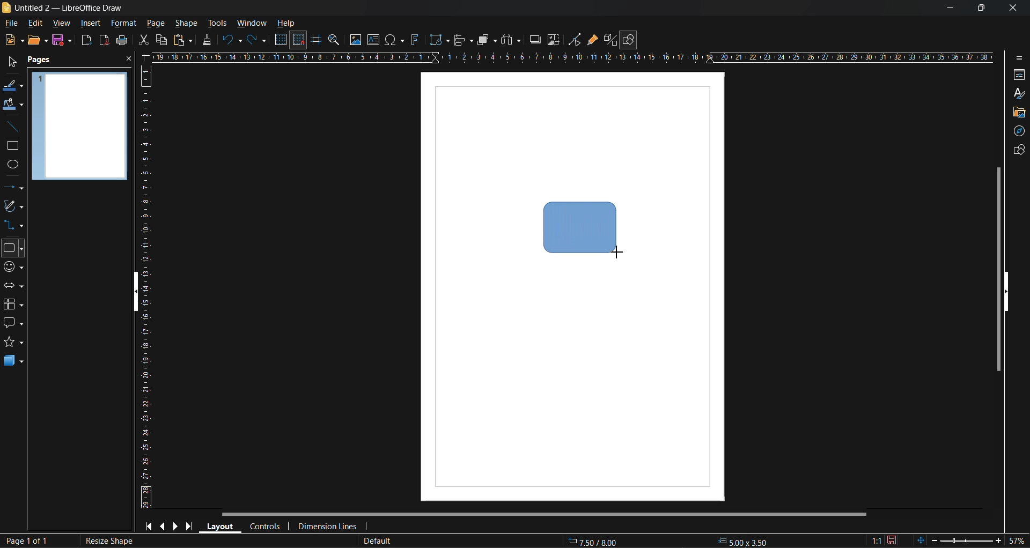  Describe the element at coordinates (161, 525) in the screenshot. I see `previous` at that location.